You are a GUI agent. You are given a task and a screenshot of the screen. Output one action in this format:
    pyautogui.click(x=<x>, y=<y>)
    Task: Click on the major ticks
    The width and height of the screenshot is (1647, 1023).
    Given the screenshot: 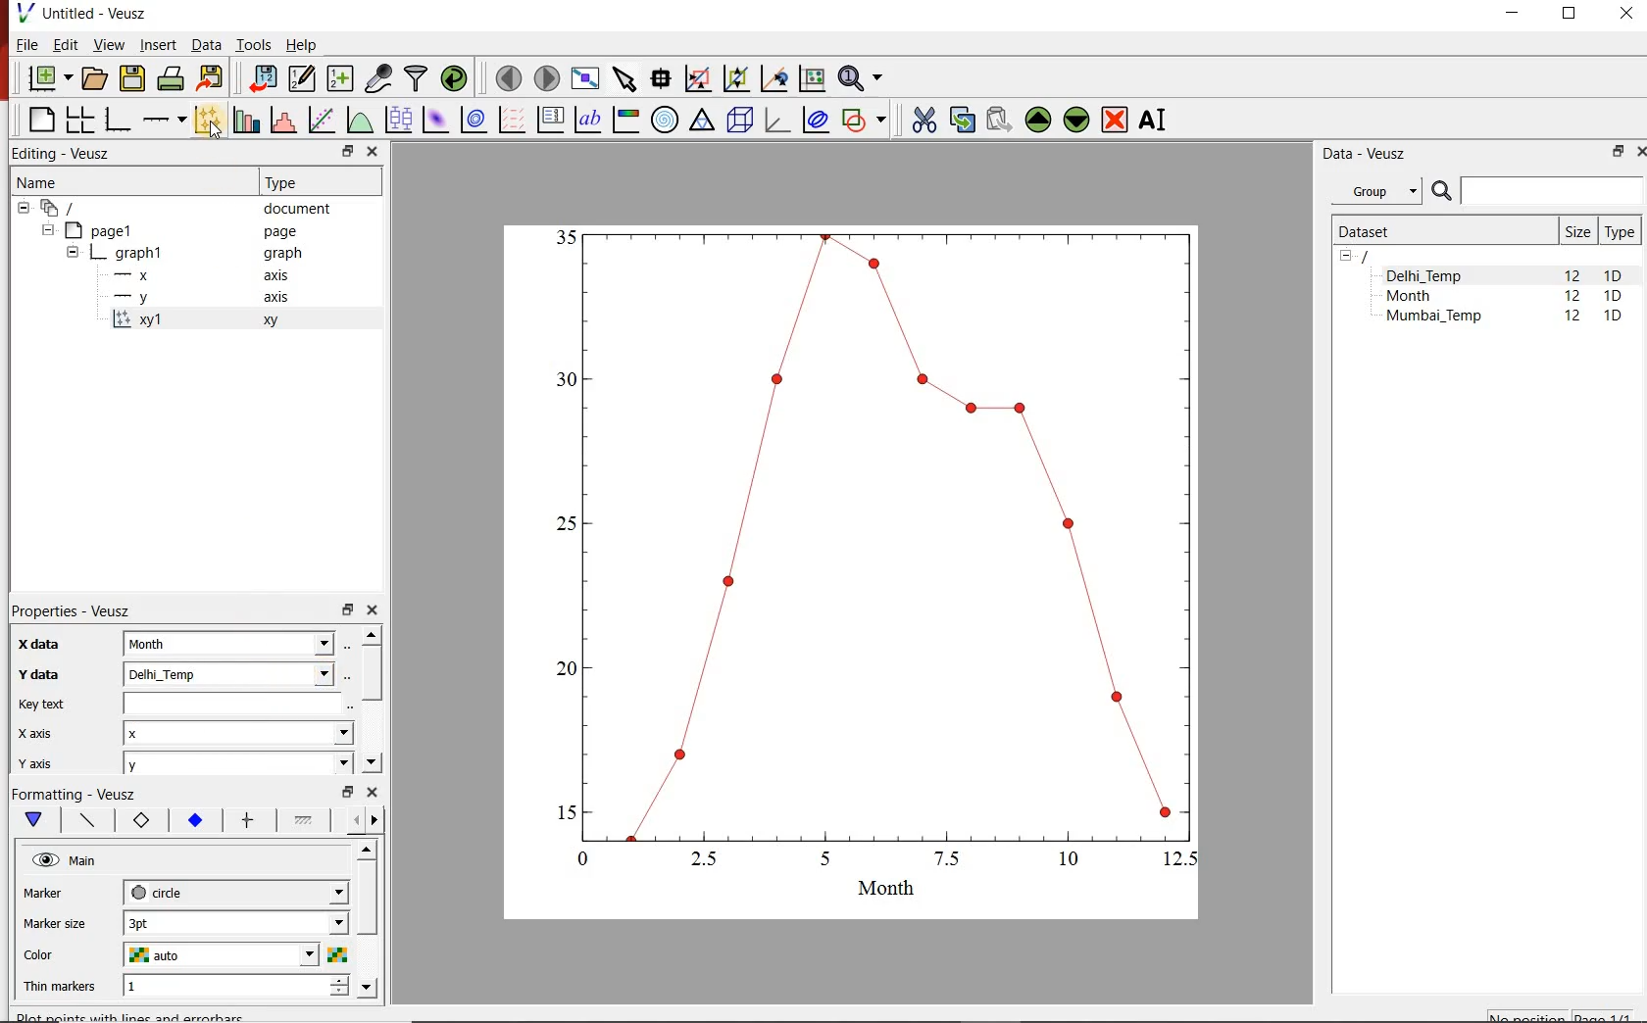 What is the action you would take?
    pyautogui.click(x=246, y=820)
    